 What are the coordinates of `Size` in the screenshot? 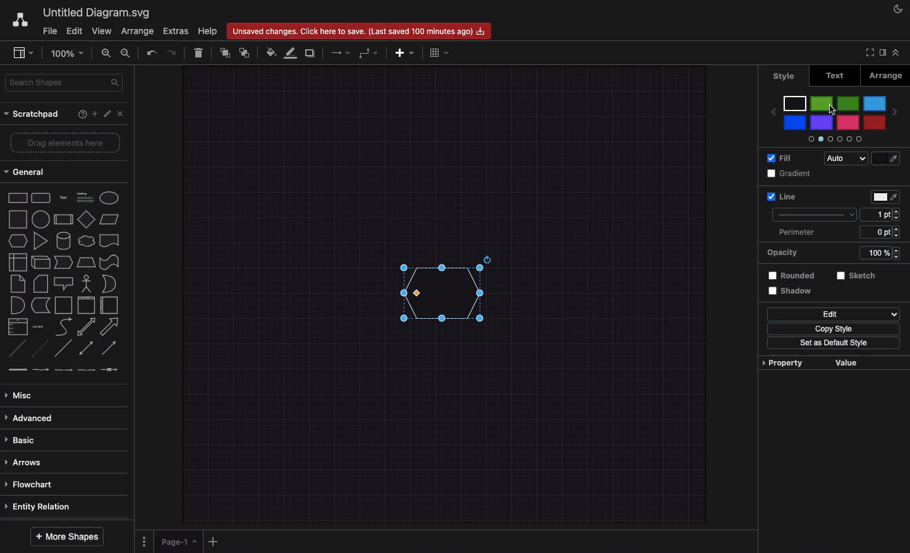 It's located at (885, 215).